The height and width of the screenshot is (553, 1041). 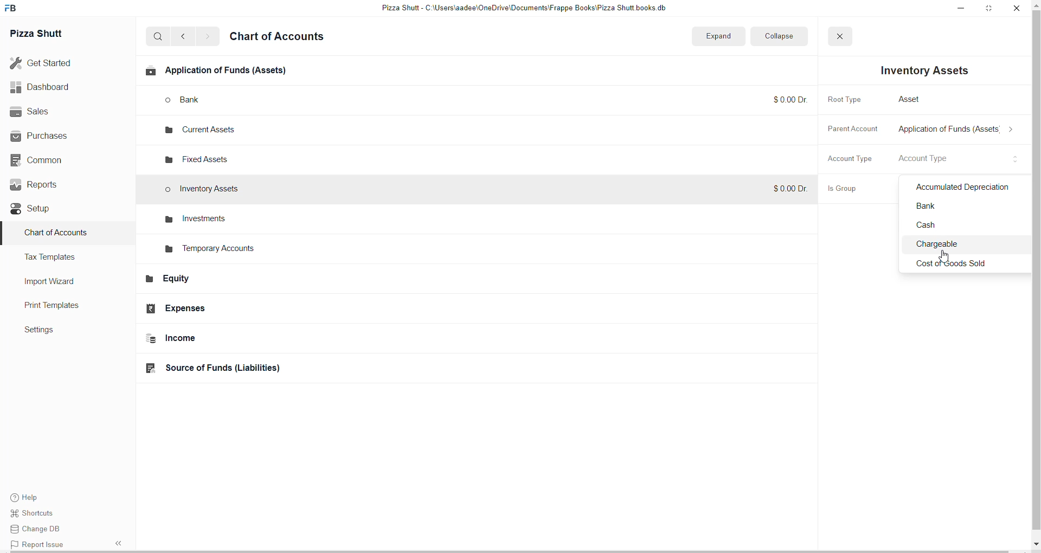 I want to click on Frappe Book Logo, so click(x=16, y=8).